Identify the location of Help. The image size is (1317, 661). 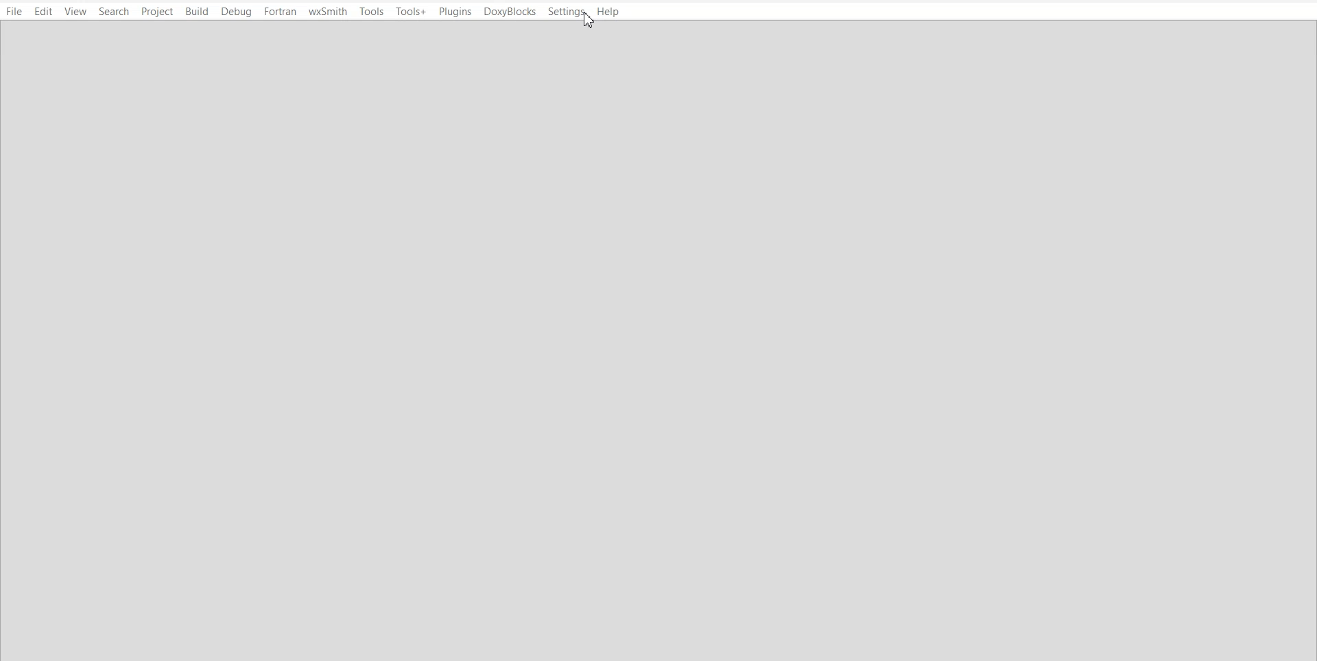
(608, 12).